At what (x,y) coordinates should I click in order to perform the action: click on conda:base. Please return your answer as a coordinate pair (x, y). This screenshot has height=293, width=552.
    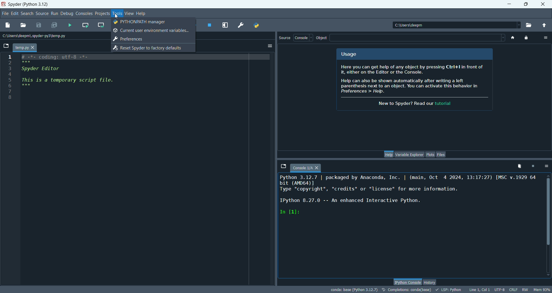
    Looking at the image, I should click on (353, 290).